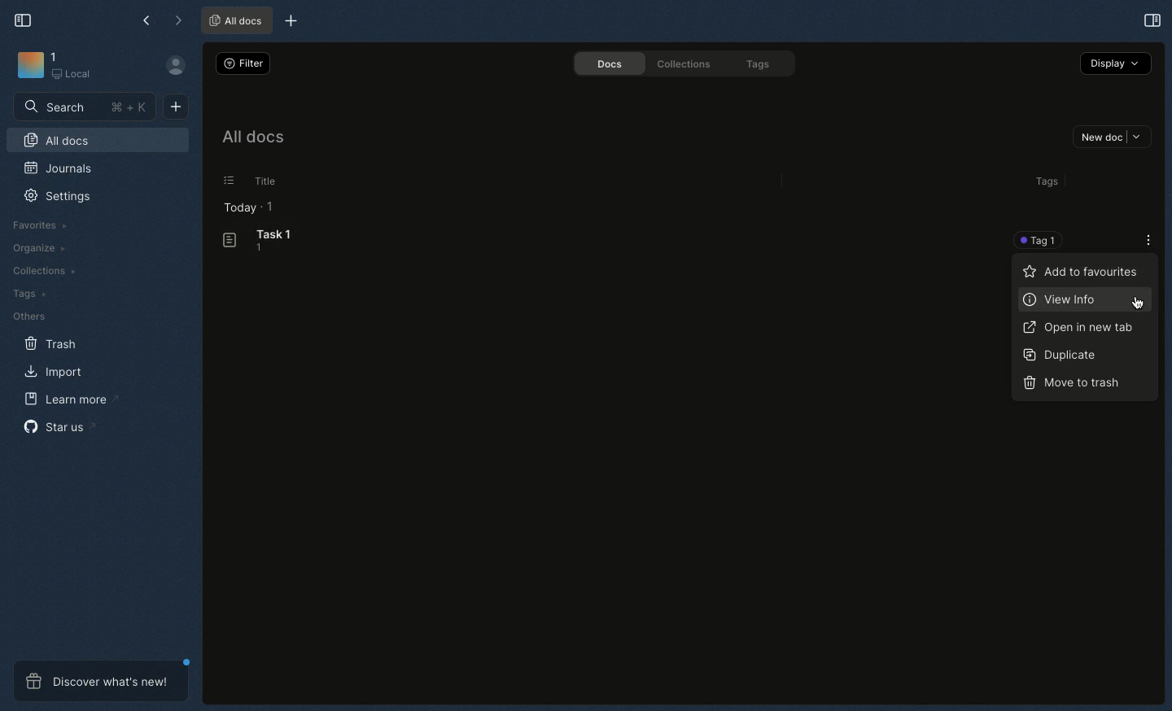 Image resolution: width=1172 pixels, height=711 pixels. What do you see at coordinates (259, 241) in the screenshot?
I see `Task 1` at bounding box center [259, 241].